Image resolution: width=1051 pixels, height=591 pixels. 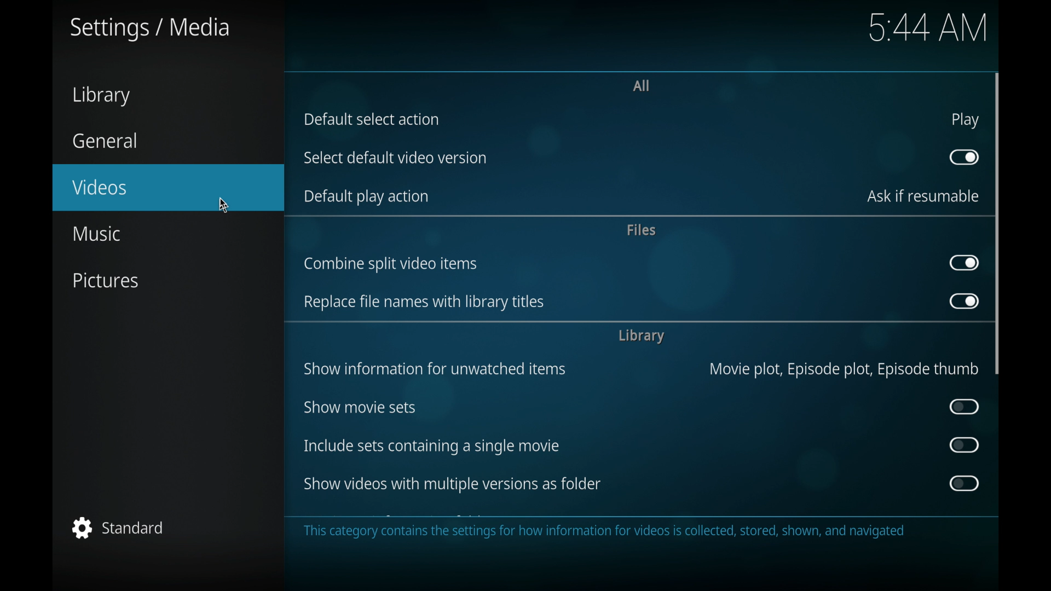 I want to click on movie plot, so click(x=844, y=369).